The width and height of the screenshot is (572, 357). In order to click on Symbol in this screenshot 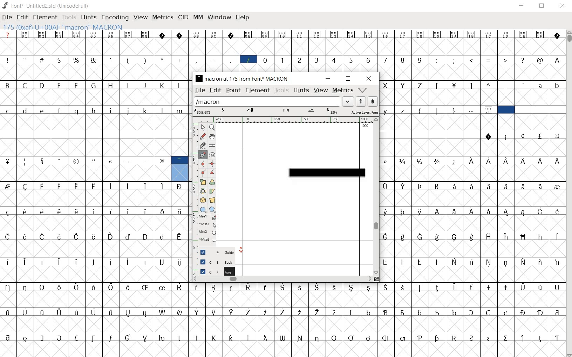, I will do `click(95, 186)`.